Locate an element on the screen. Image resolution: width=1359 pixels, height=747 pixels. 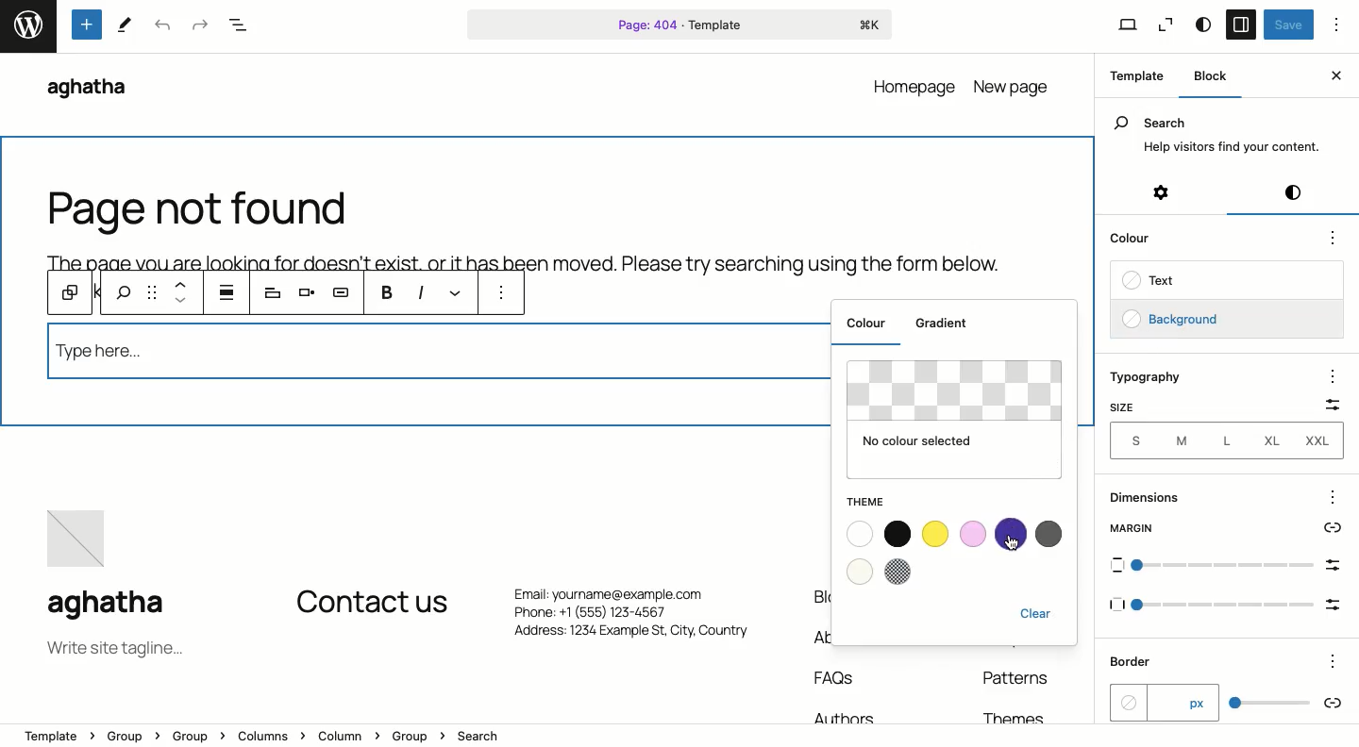
cursor is located at coordinates (1011, 543).